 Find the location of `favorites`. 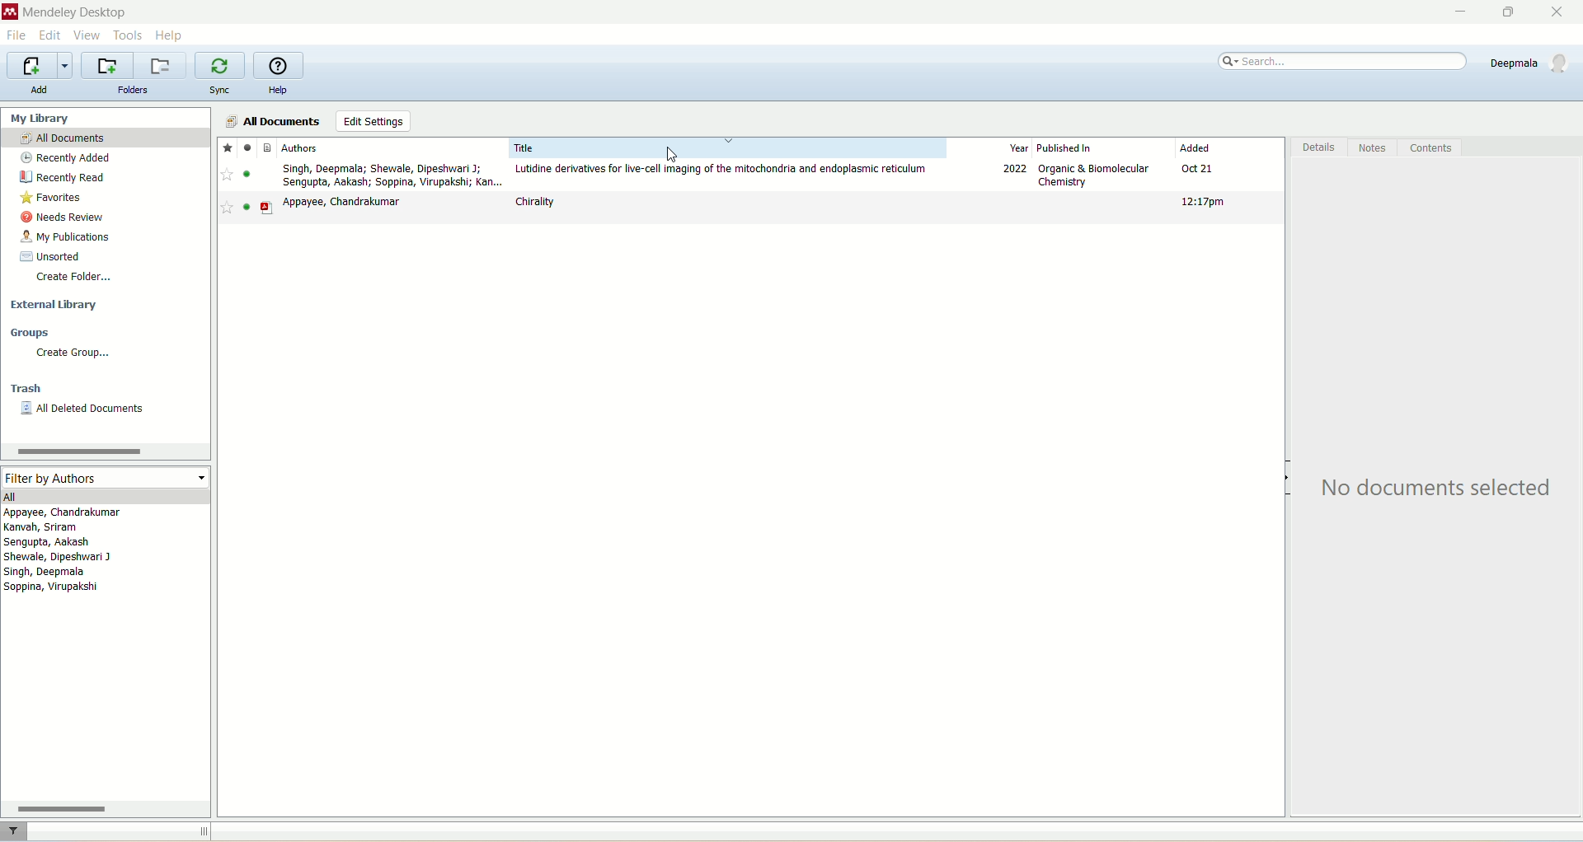

favorites is located at coordinates (57, 199).